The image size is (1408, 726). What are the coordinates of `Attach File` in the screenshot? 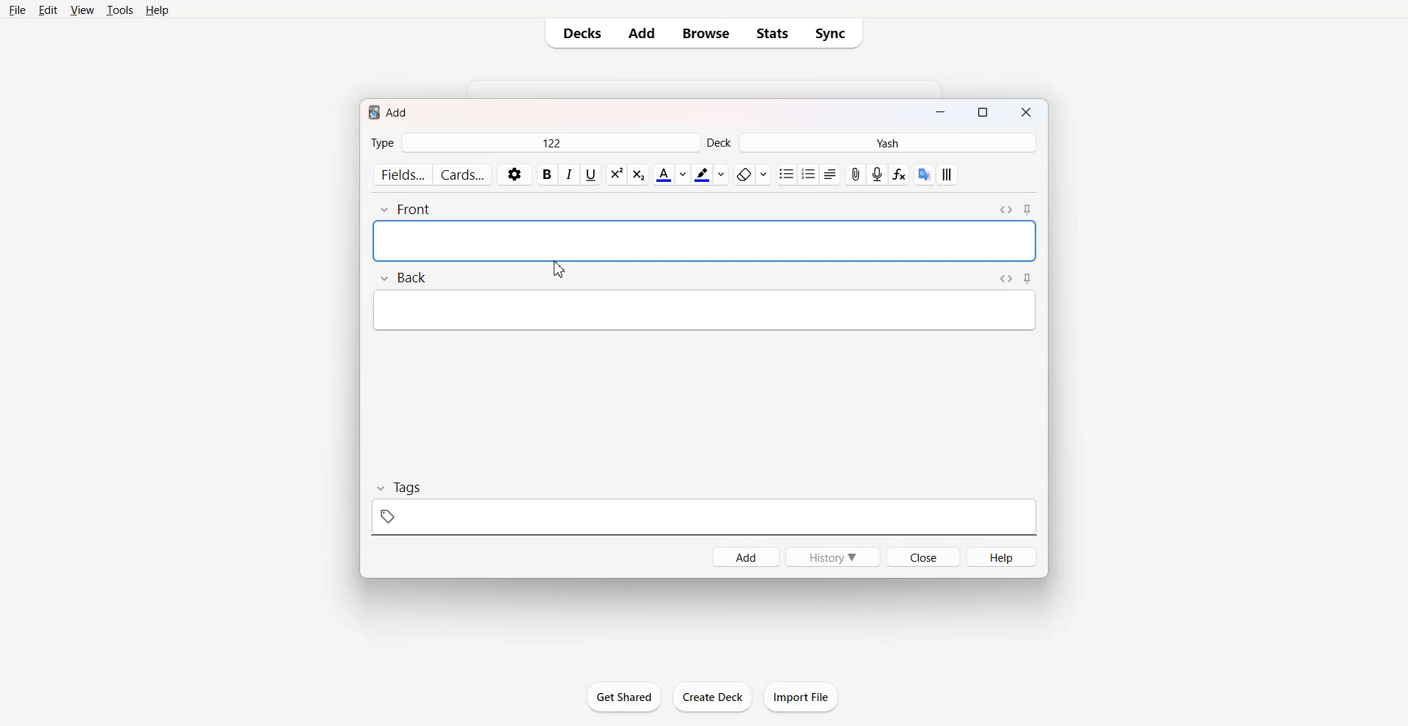 It's located at (856, 175).